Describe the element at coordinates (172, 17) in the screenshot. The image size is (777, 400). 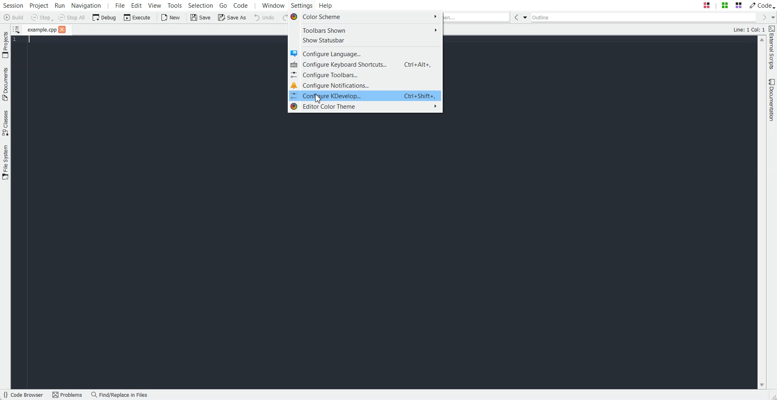
I see `New` at that location.